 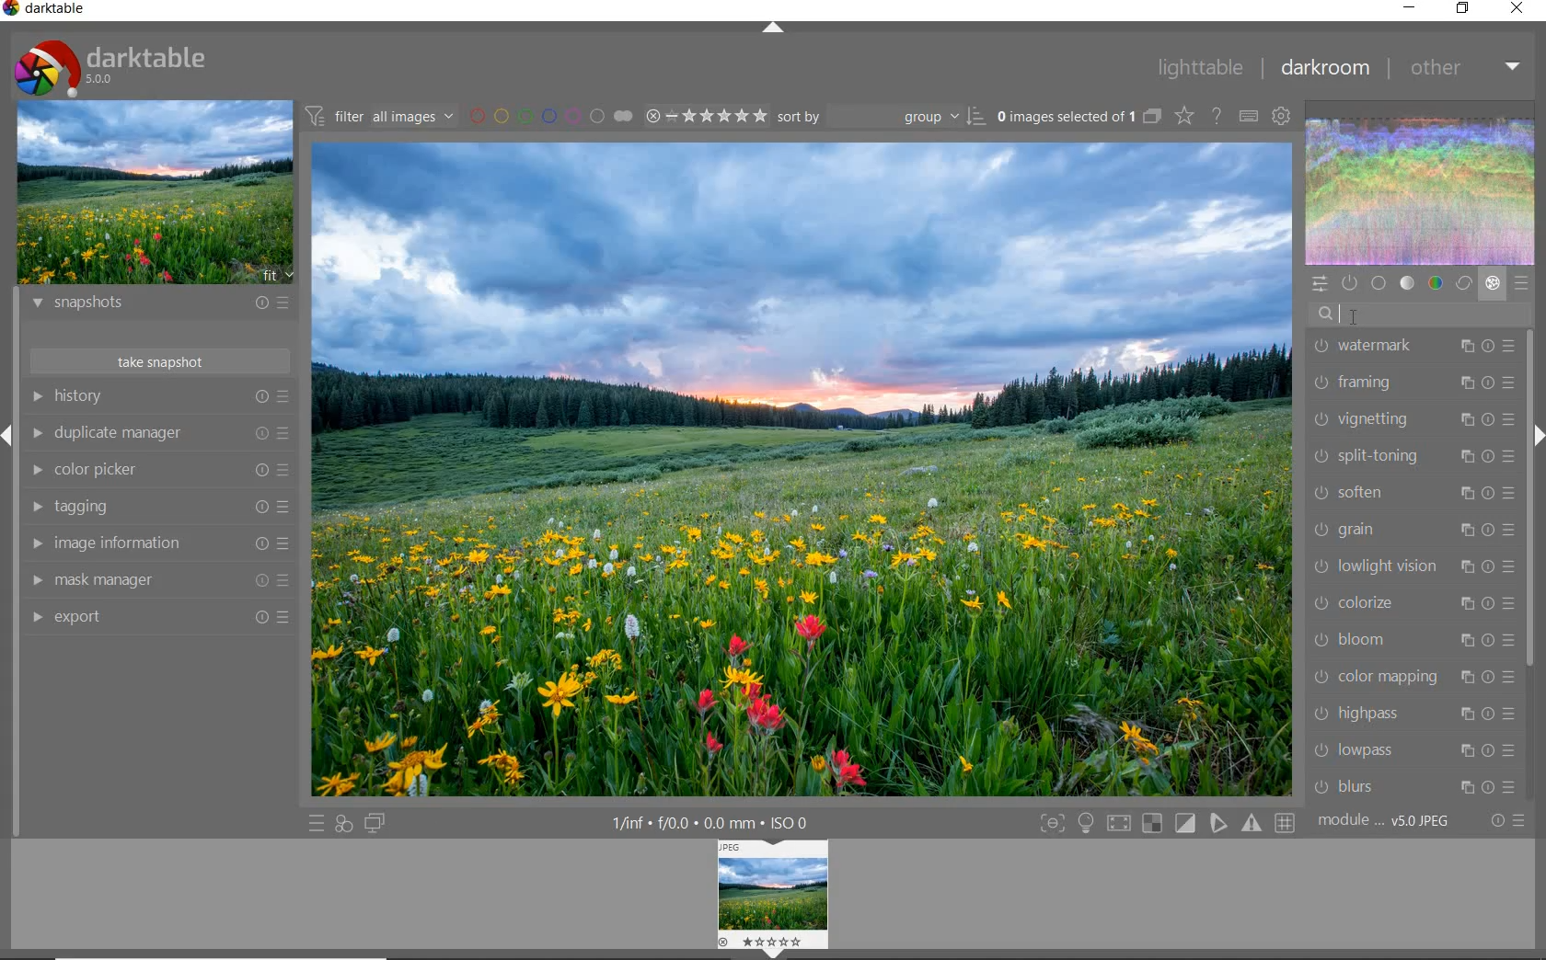 What do you see at coordinates (1318, 284) in the screenshot?
I see `quick access panel` at bounding box center [1318, 284].